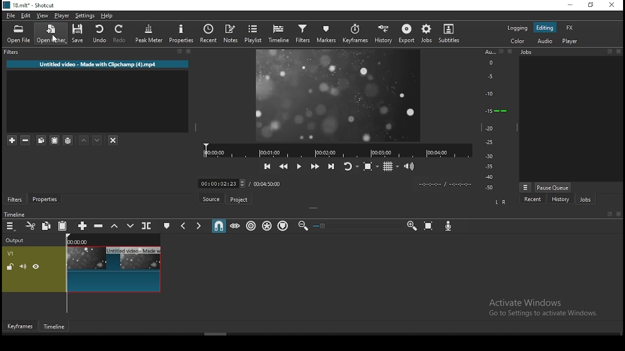 This screenshot has width=625, height=351. I want to click on skip to next point, so click(330, 166).